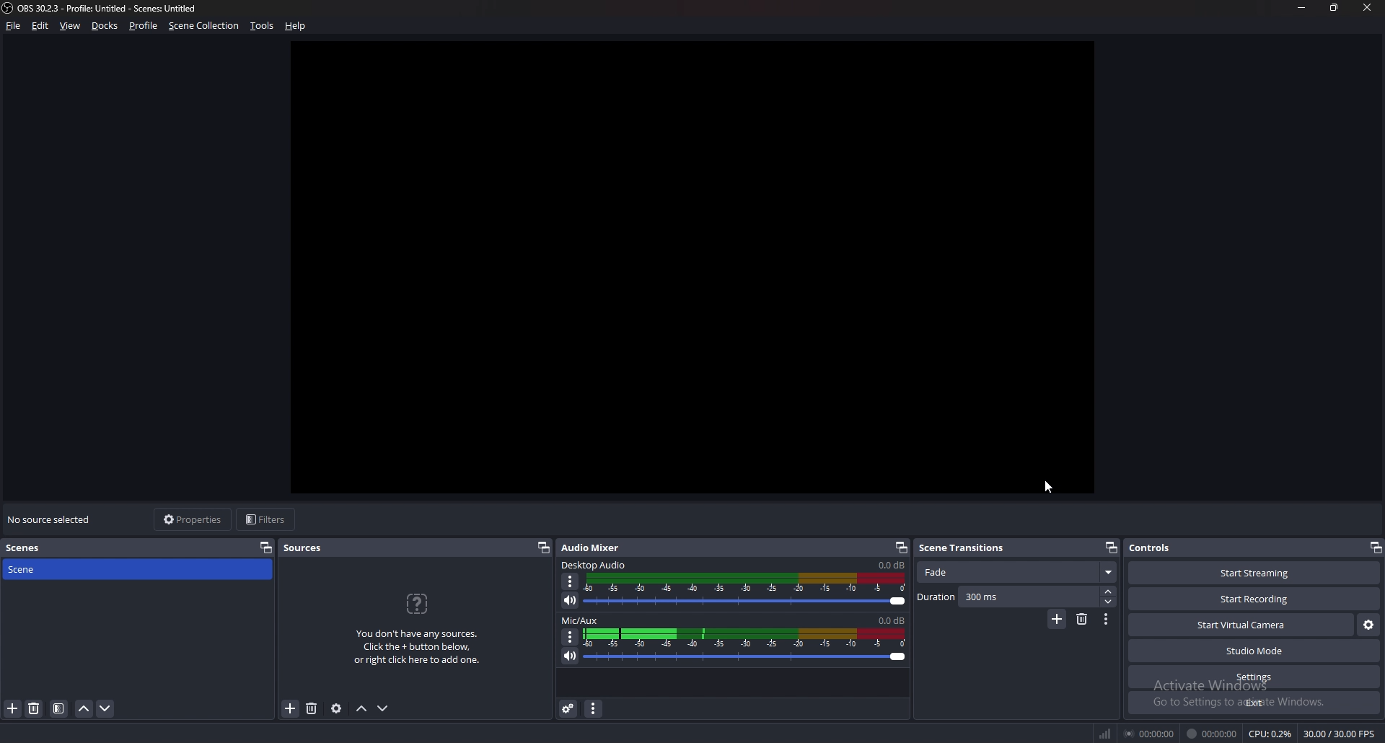 The height and width of the screenshot is (743, 1385). I want to click on decrease duration, so click(1107, 602).